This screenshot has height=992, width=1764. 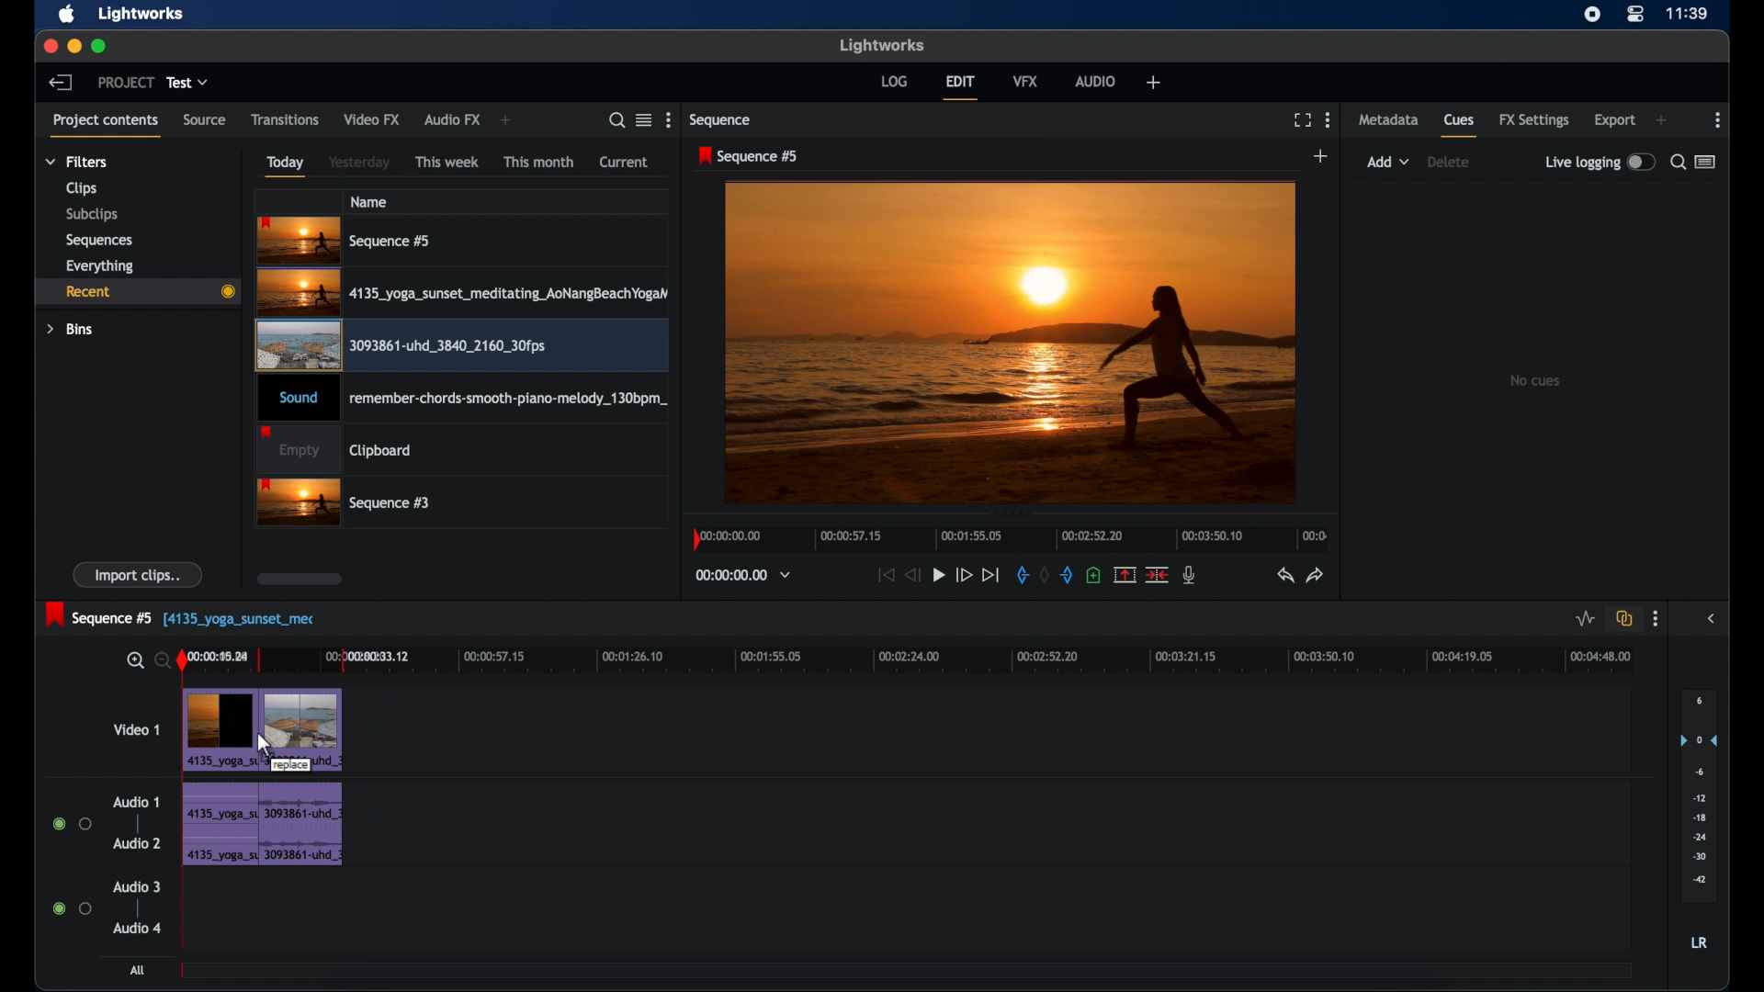 I want to click on play, so click(x=939, y=575).